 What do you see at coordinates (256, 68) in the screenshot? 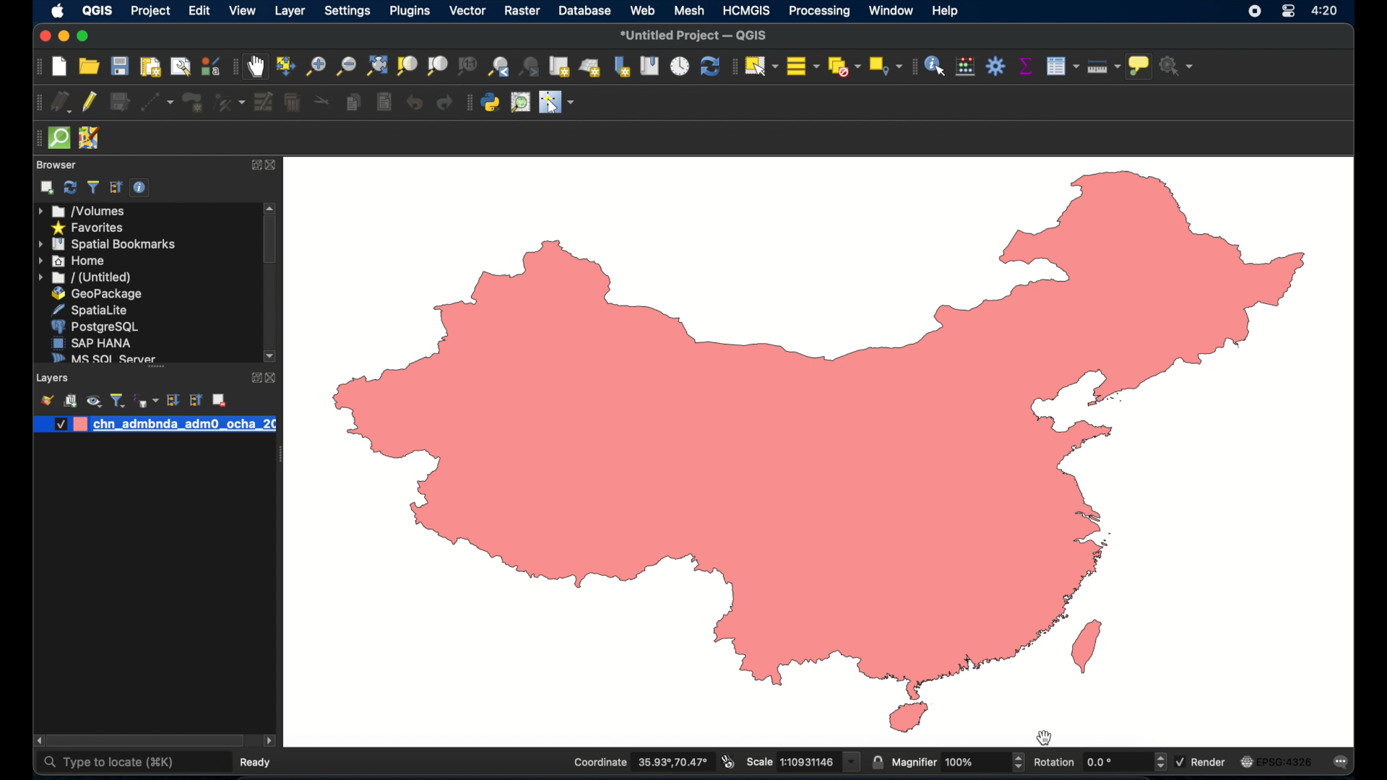
I see `pan map` at bounding box center [256, 68].